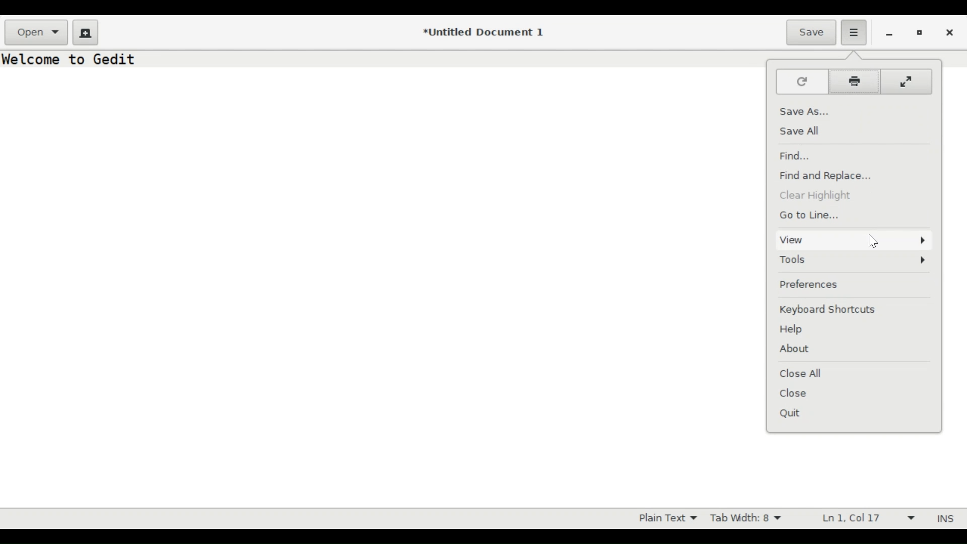 This screenshot has width=967, height=544. Describe the element at coordinates (666, 518) in the screenshot. I see `Highlight mode option` at that location.